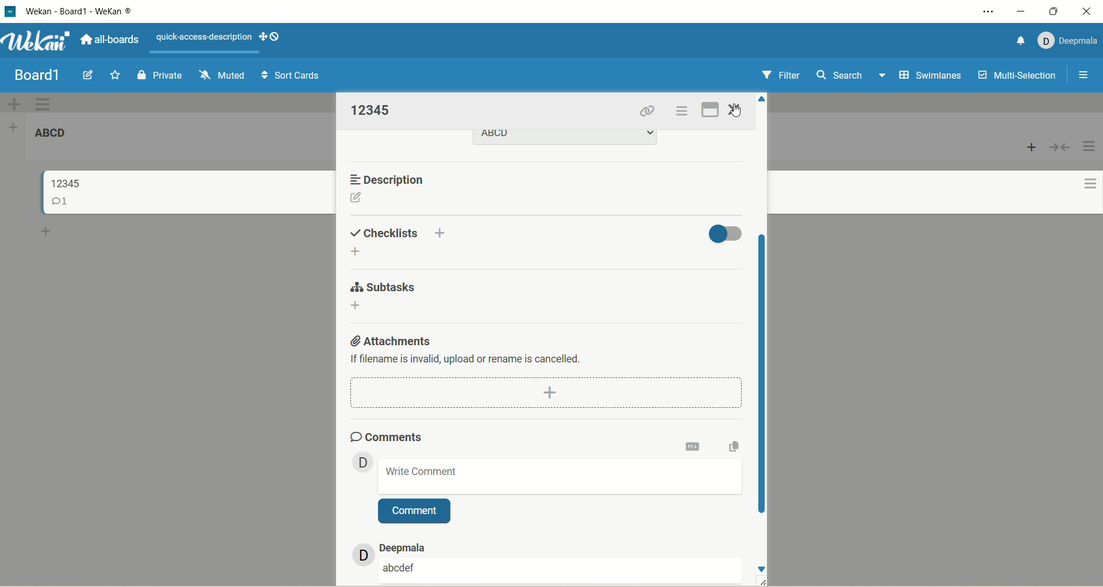  I want to click on text, so click(468, 360).